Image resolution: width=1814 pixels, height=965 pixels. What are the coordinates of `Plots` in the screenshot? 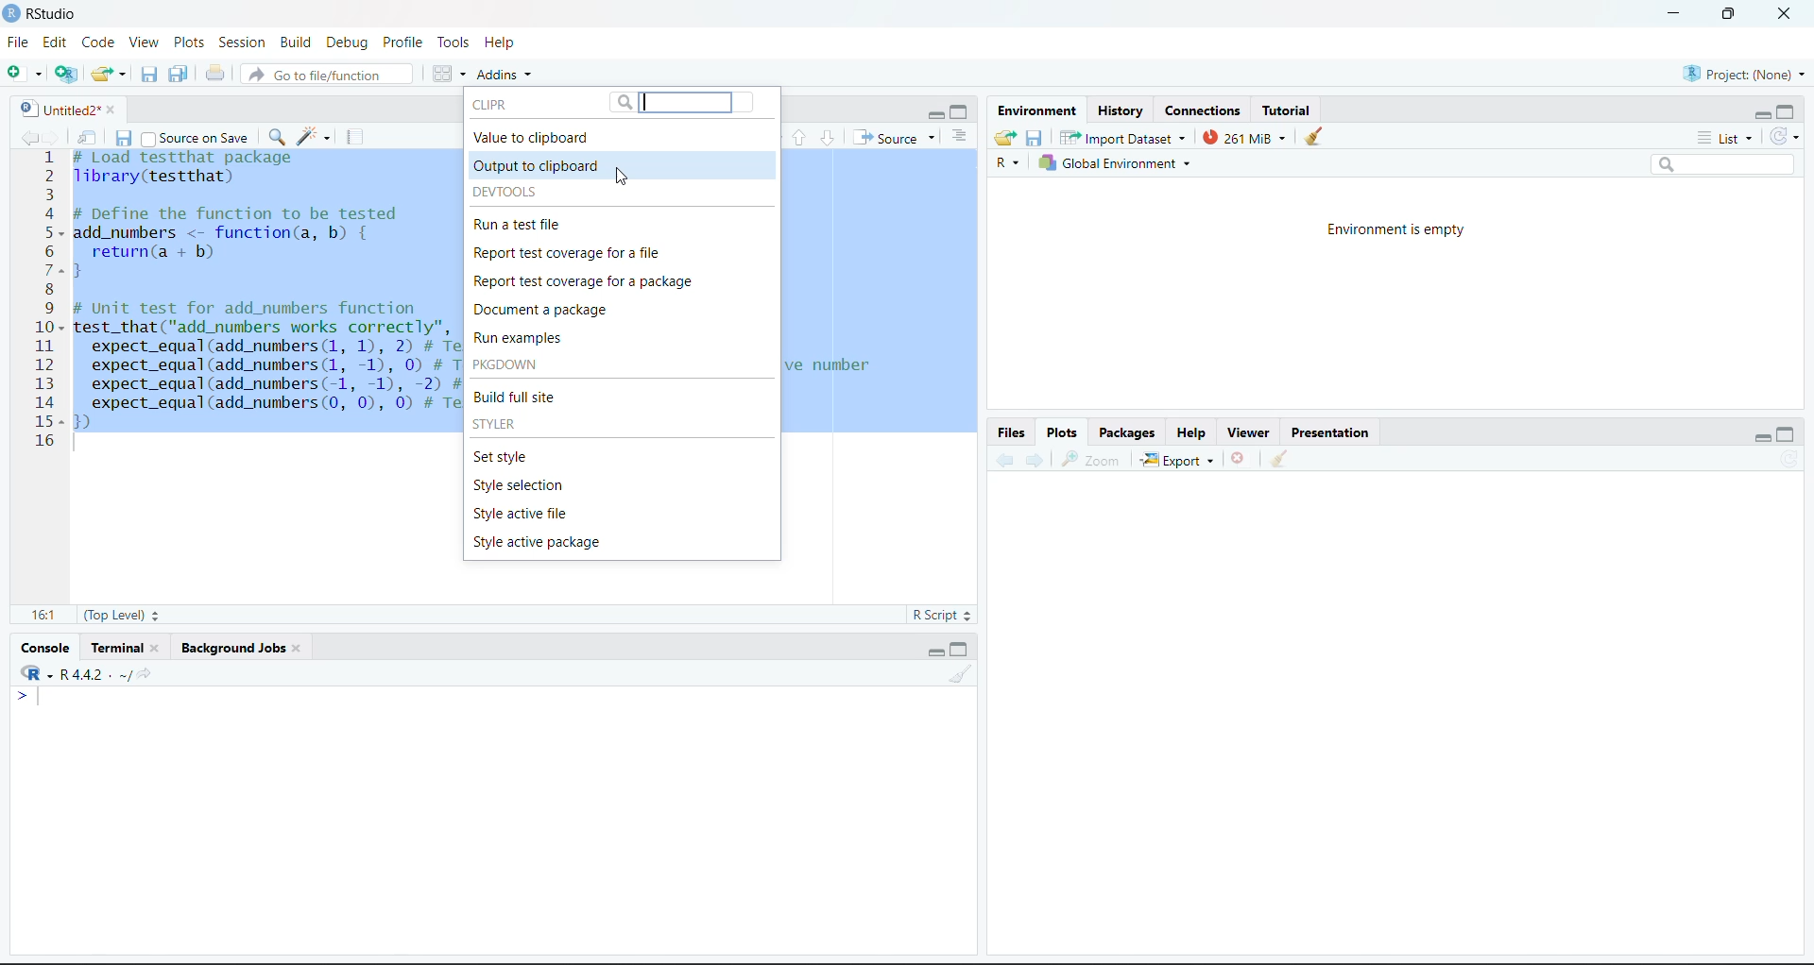 It's located at (1060, 432).